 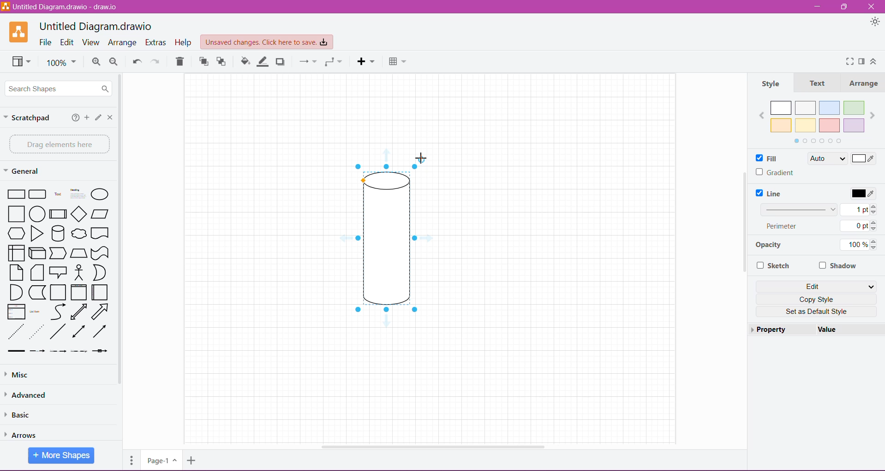 I want to click on Add, so click(x=86, y=118).